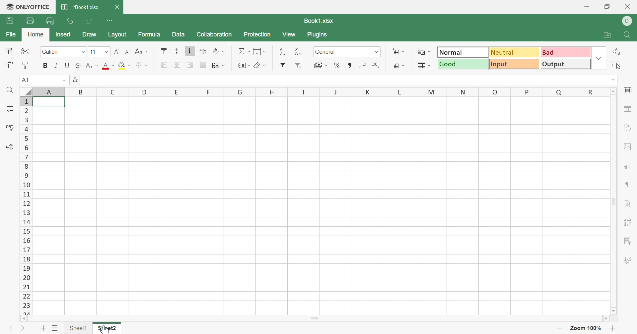  What do you see at coordinates (10, 21) in the screenshot?
I see `File` at bounding box center [10, 21].